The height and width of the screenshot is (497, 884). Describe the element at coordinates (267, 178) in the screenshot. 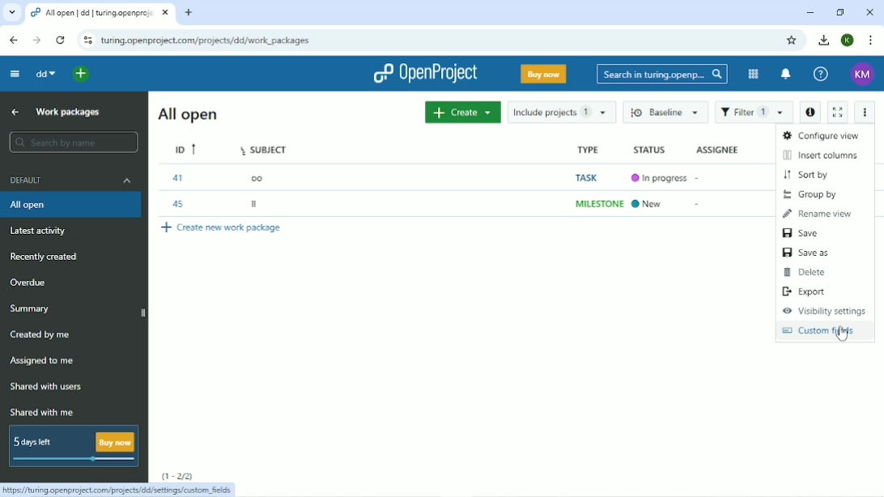

I see `Subject` at that location.